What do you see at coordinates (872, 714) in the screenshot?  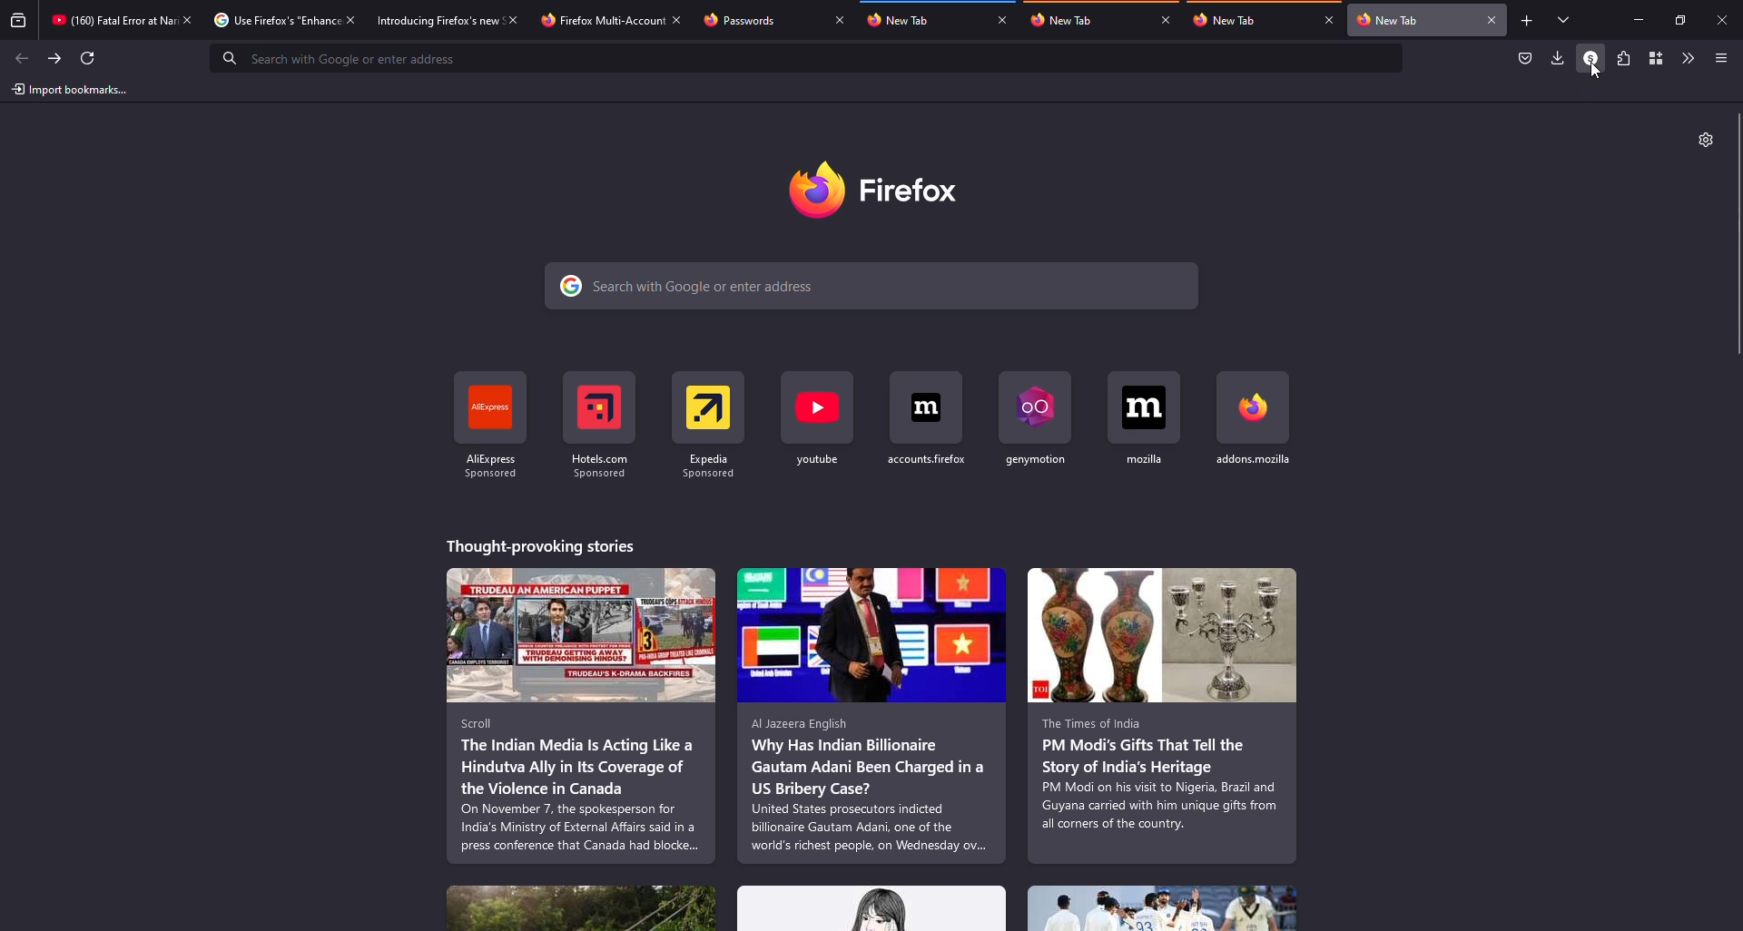 I see `stories` at bounding box center [872, 714].